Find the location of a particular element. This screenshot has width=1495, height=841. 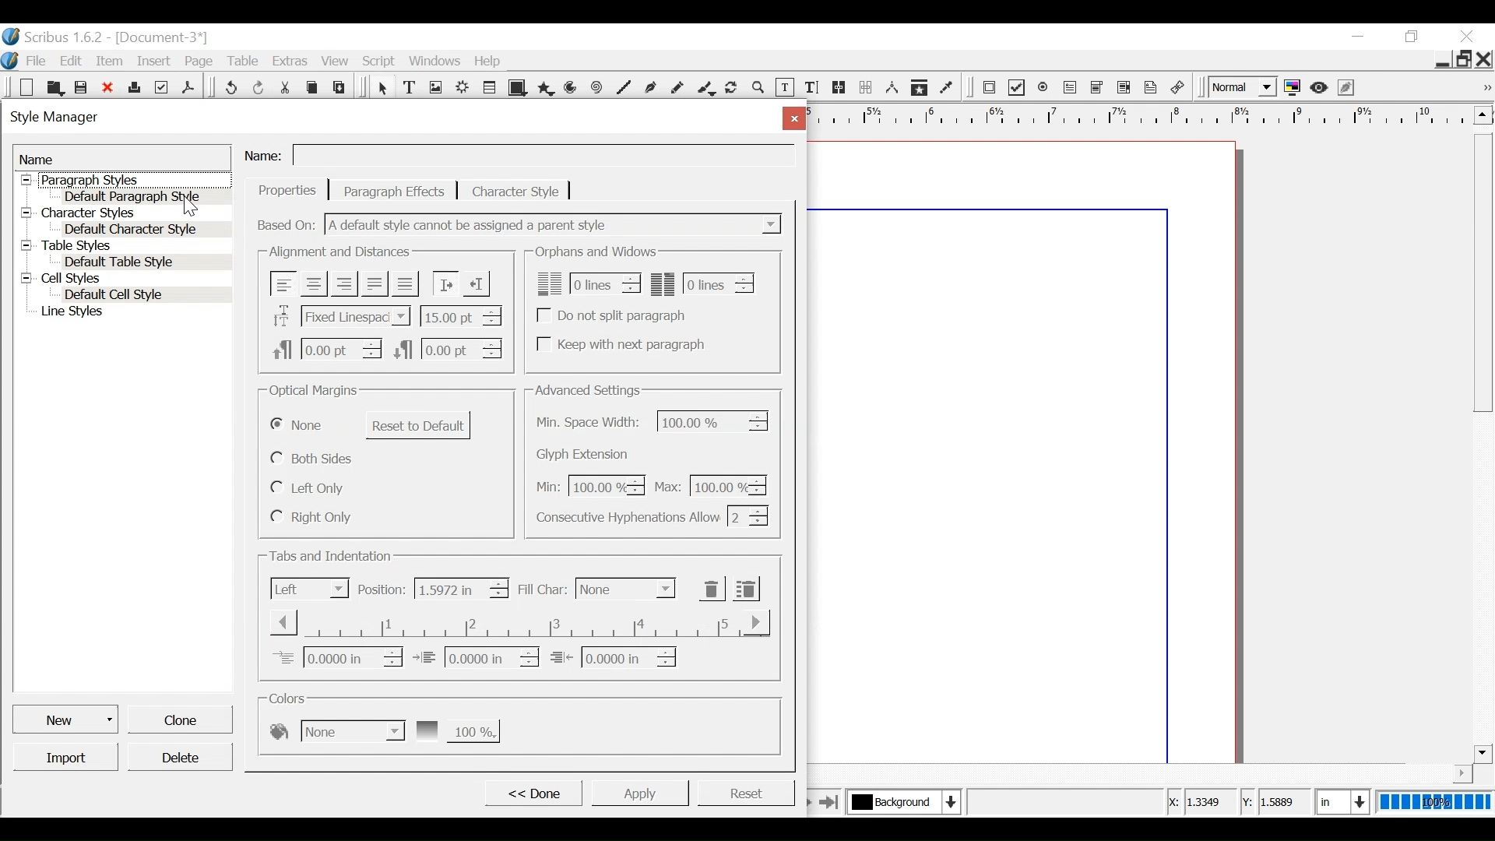

Eye dropper is located at coordinates (948, 88).